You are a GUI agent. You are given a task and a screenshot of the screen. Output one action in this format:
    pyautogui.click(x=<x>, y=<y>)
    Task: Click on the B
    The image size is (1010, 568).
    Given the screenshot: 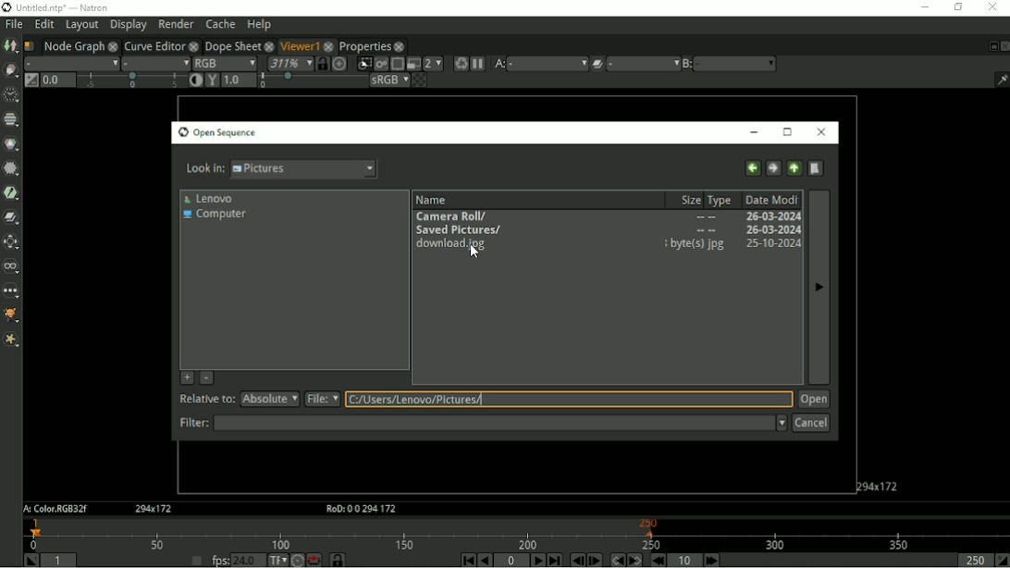 What is the action you would take?
    pyautogui.click(x=686, y=64)
    